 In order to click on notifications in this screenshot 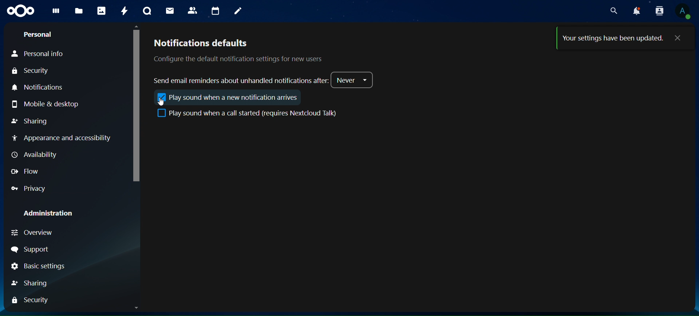, I will do `click(635, 11)`.